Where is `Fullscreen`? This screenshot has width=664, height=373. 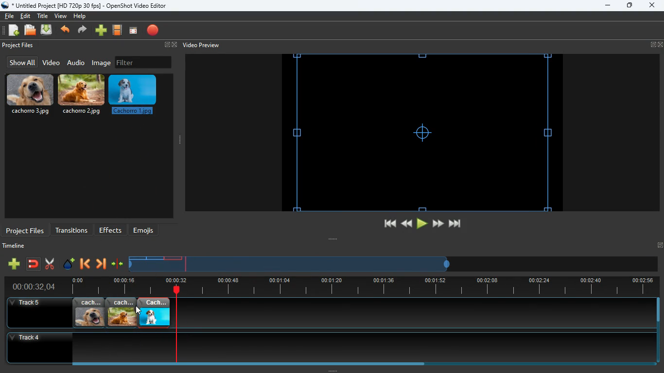 Fullscreen is located at coordinates (660, 245).